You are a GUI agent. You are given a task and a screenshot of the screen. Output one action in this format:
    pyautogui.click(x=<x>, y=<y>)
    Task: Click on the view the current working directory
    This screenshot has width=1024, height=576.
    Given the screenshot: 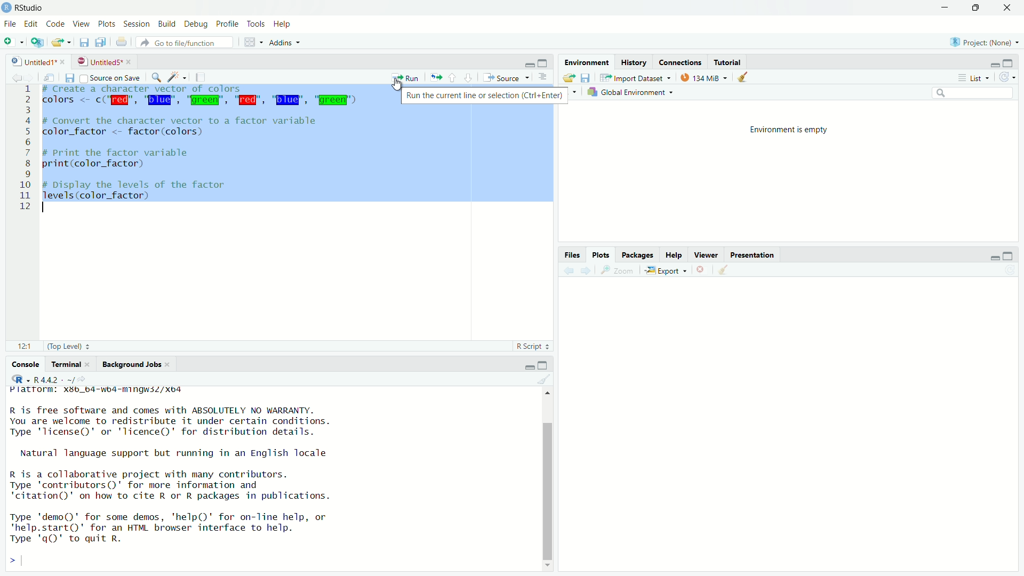 What is the action you would take?
    pyautogui.click(x=86, y=381)
    